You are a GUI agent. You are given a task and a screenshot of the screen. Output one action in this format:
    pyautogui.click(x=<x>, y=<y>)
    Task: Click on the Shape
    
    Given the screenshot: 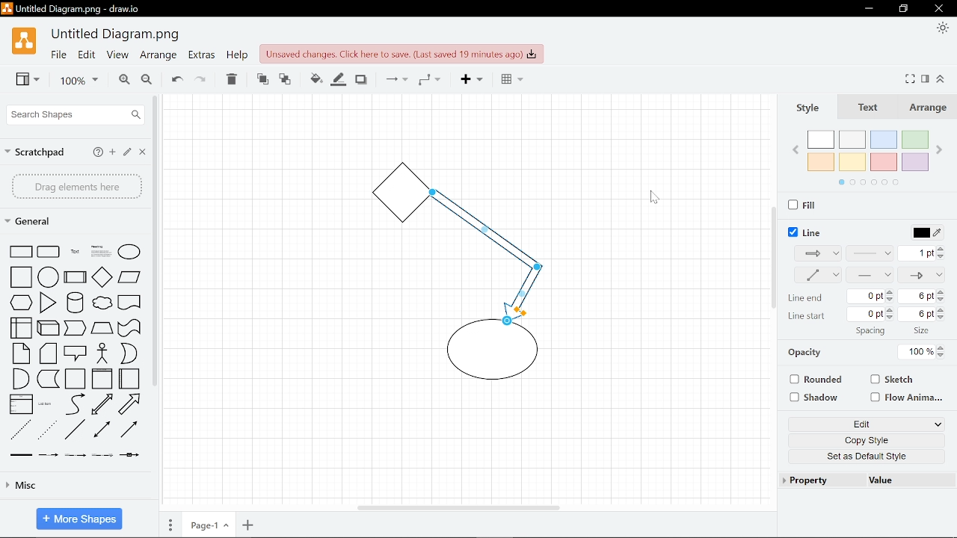 What is the action you would take?
    pyautogui.click(x=19, y=251)
    